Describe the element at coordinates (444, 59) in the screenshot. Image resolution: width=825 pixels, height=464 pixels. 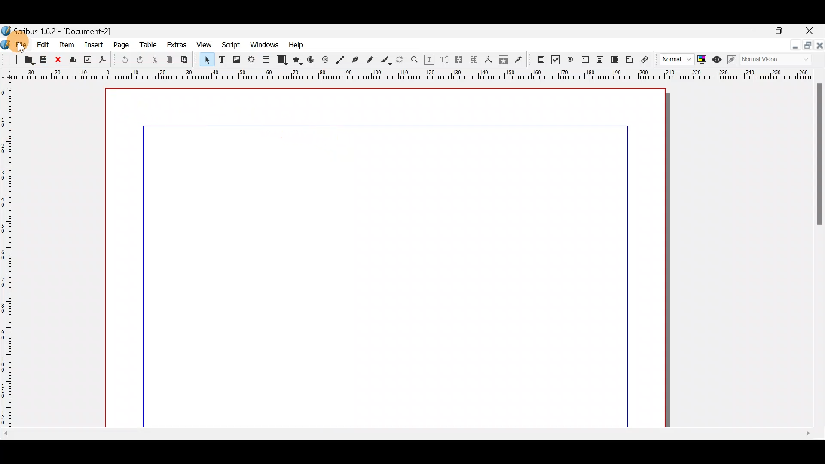
I see `Edit text with story editor` at that location.